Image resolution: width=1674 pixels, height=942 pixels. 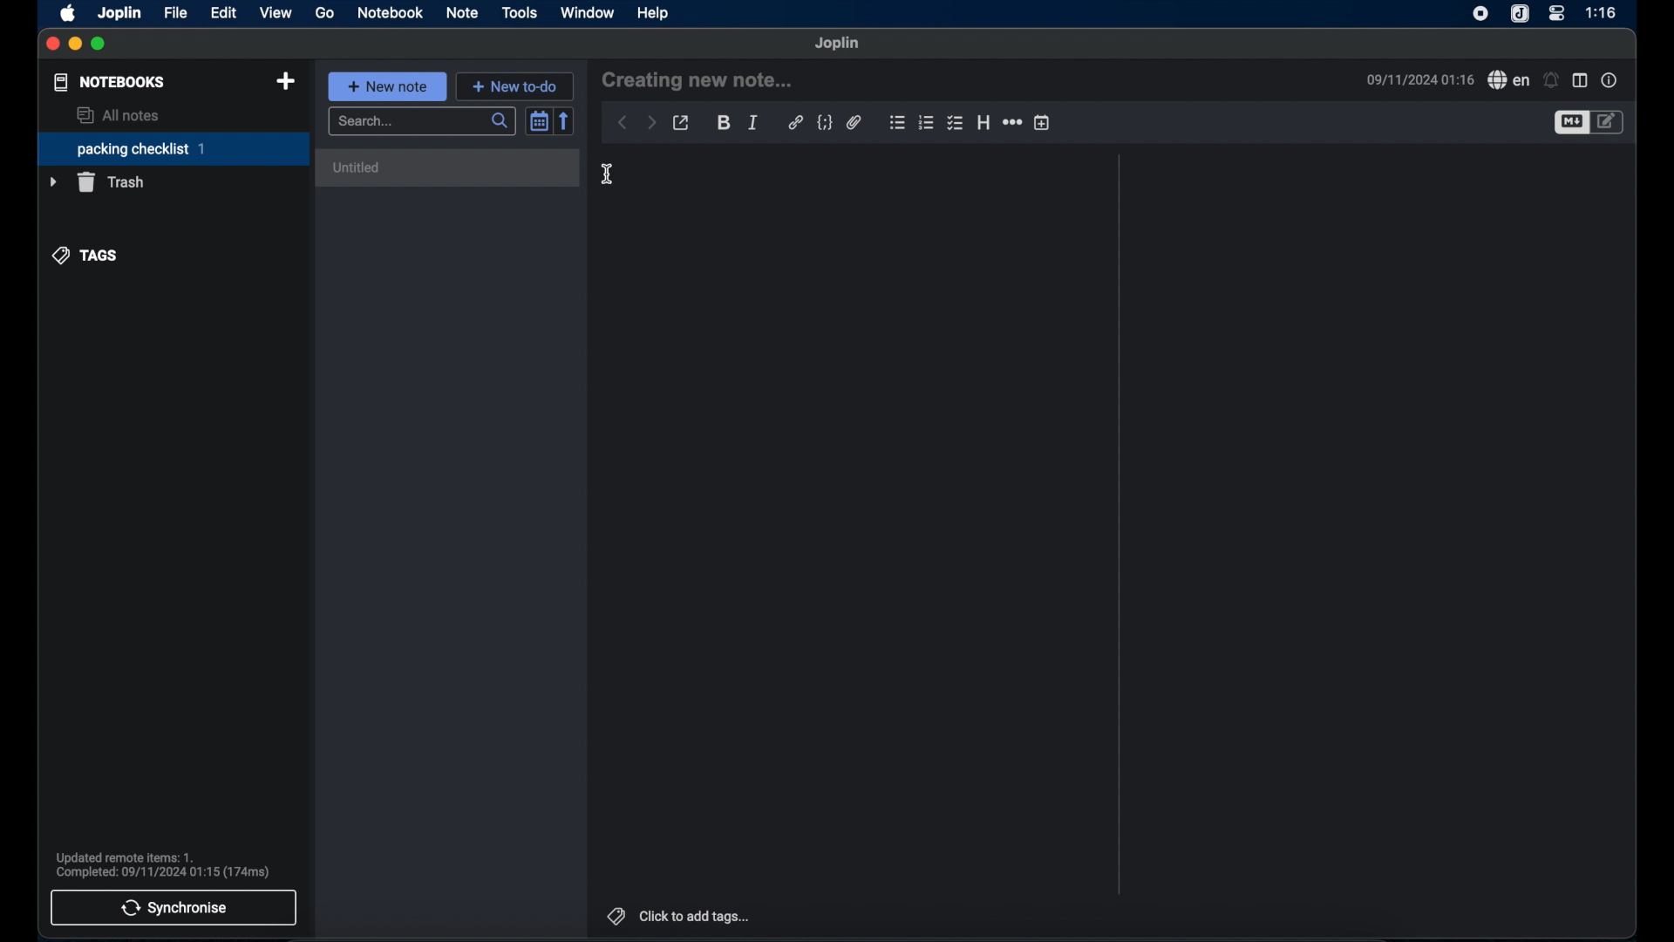 I want to click on note, so click(x=463, y=12).